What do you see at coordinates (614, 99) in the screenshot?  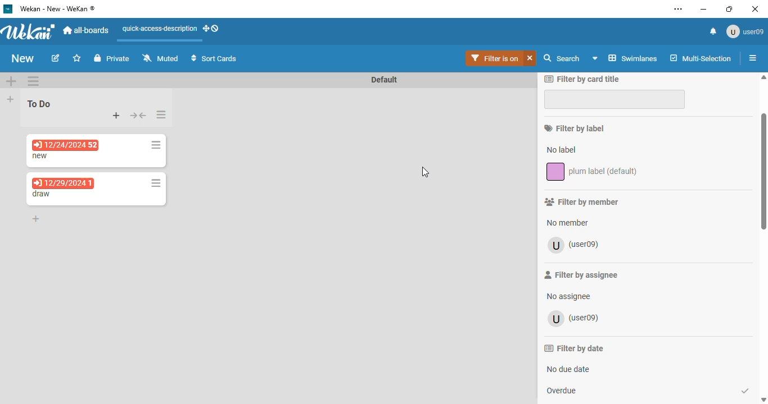 I see `filter by card title input box` at bounding box center [614, 99].